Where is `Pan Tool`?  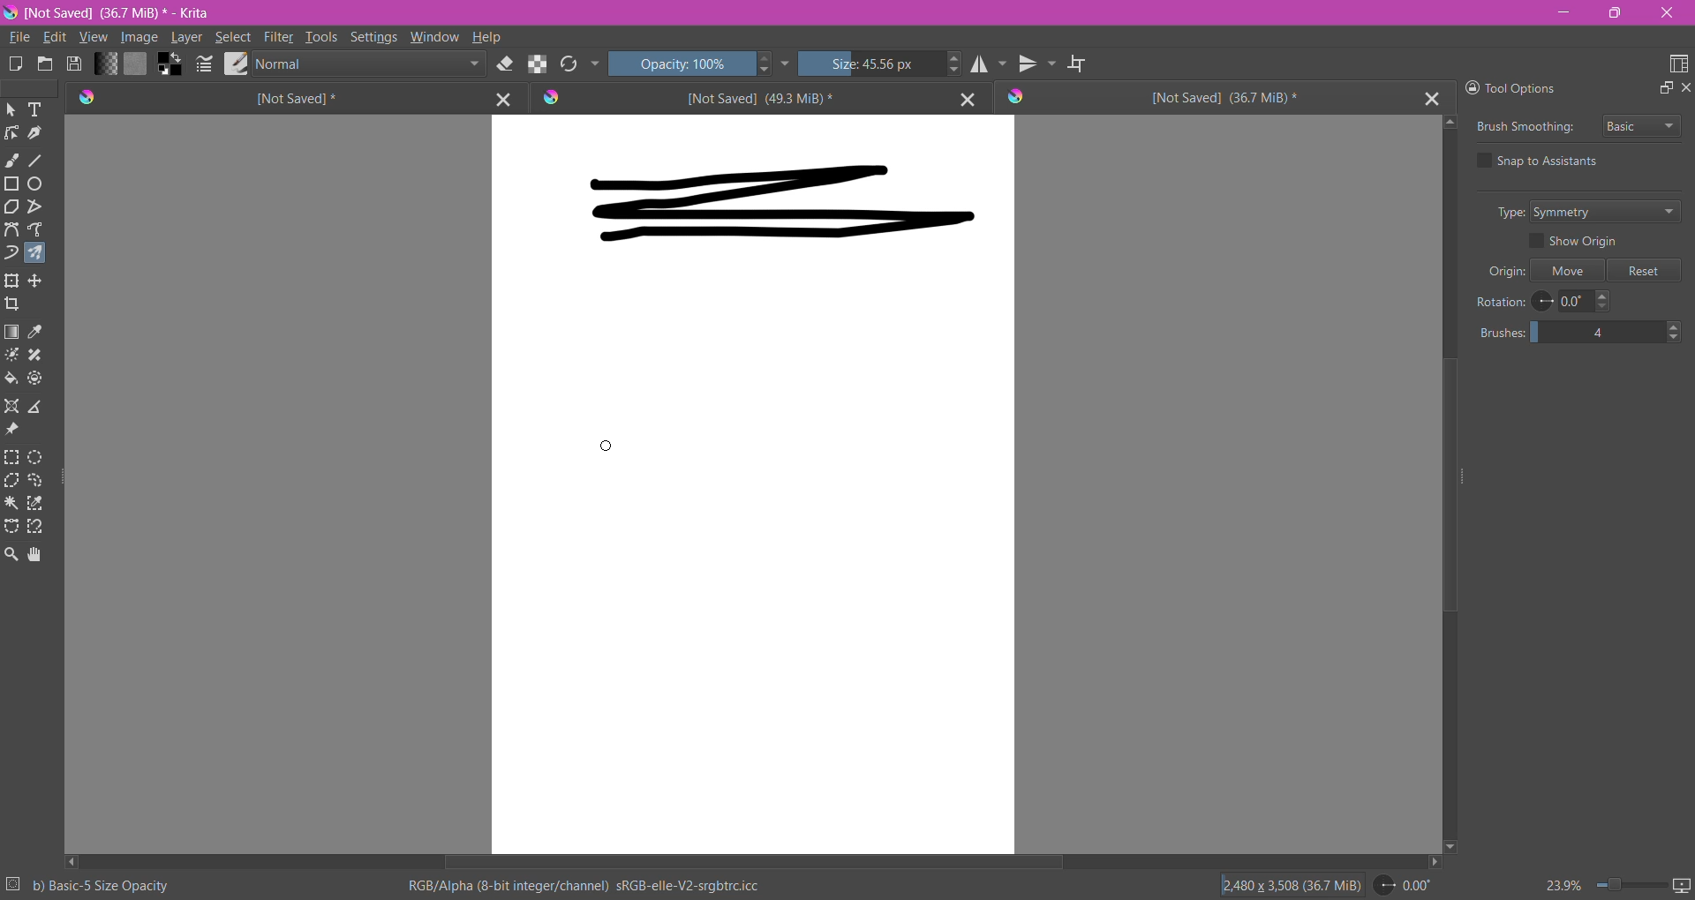 Pan Tool is located at coordinates (35, 555).